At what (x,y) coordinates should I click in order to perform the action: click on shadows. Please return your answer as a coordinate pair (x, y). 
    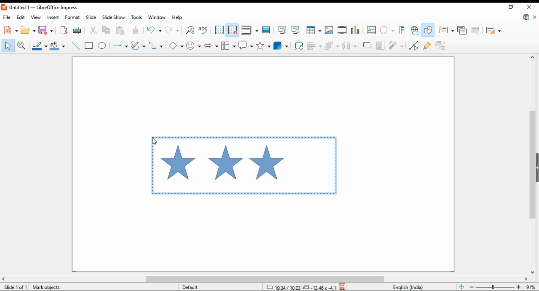
    Looking at the image, I should click on (367, 45).